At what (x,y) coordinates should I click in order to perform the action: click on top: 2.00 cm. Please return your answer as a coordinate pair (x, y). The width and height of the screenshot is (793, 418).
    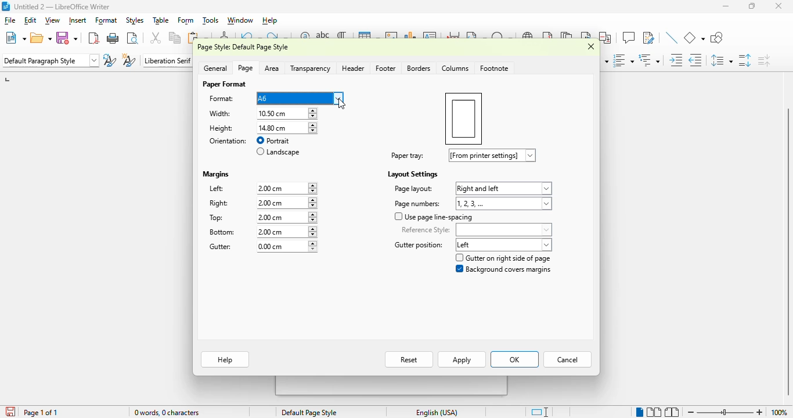
    Looking at the image, I should click on (259, 217).